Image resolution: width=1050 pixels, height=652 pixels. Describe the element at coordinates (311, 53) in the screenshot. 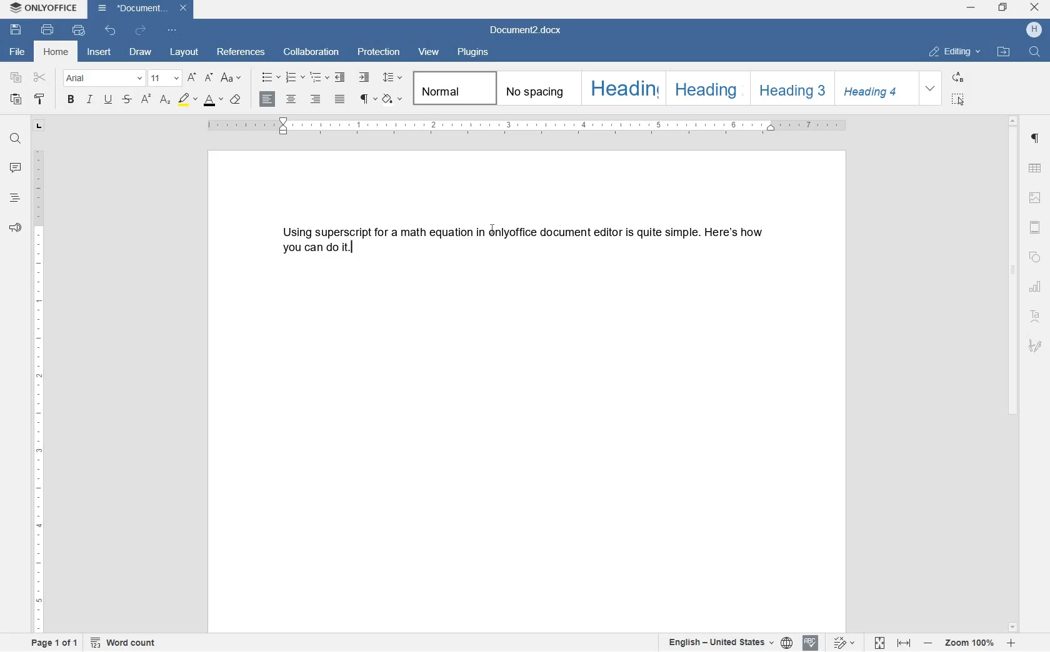

I see `collaboration` at that location.